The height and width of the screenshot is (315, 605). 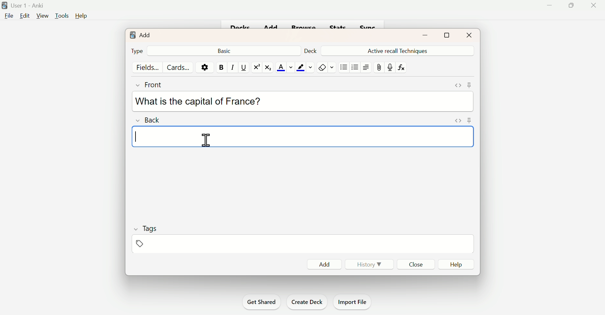 What do you see at coordinates (231, 67) in the screenshot?
I see `Italiac` at bounding box center [231, 67].